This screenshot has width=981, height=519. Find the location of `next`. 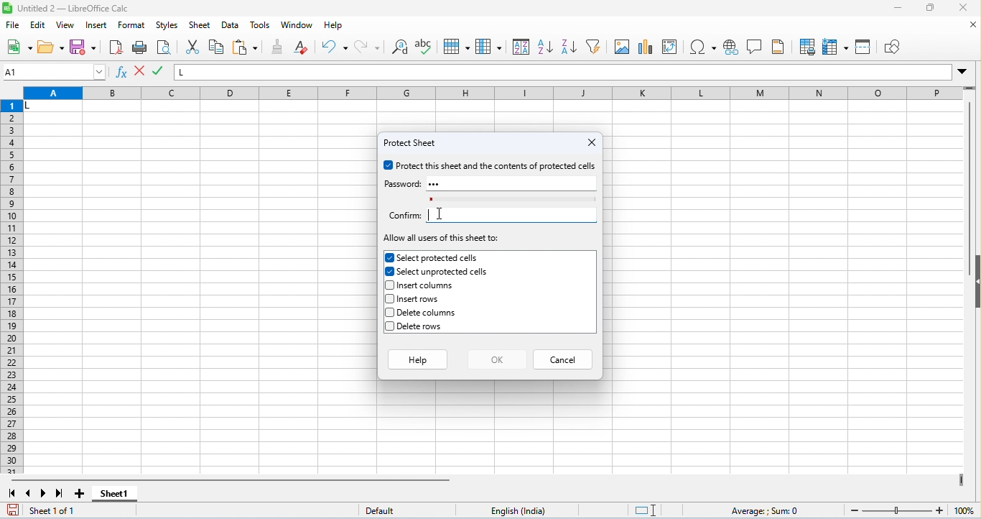

next is located at coordinates (44, 493).